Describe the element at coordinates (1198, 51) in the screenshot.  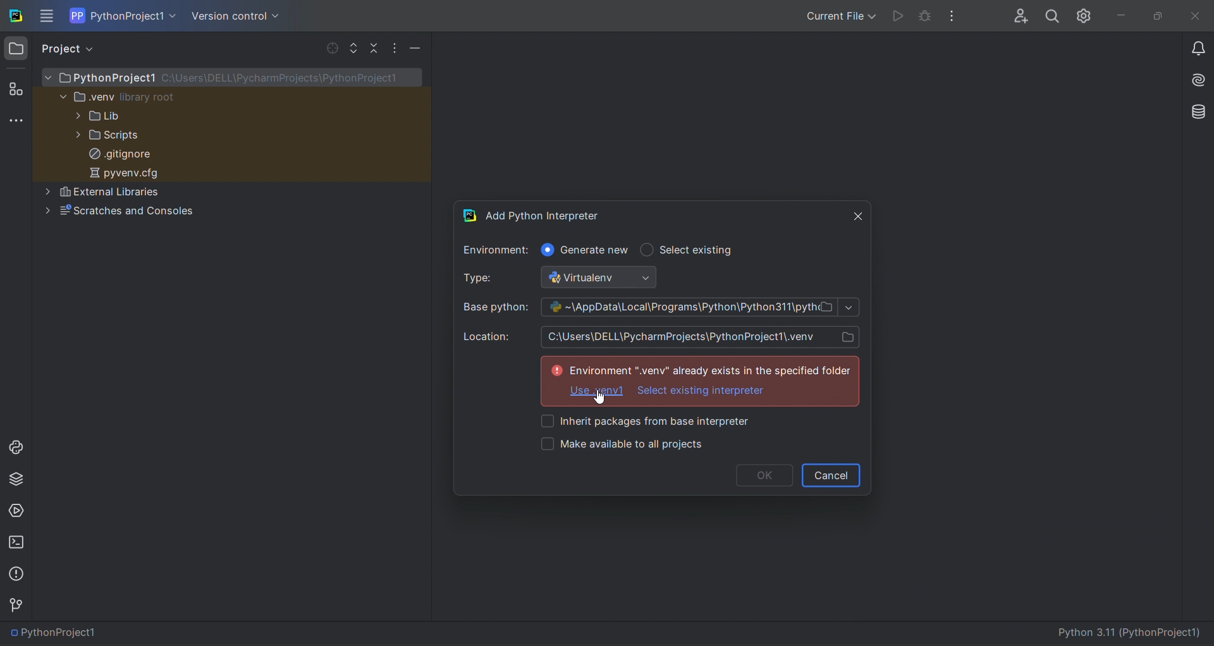
I see `notifications` at that location.